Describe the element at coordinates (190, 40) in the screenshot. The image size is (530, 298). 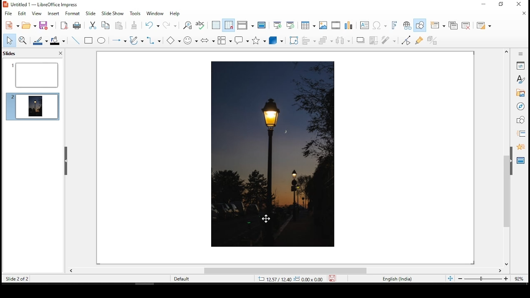
I see `symbol shapes` at that location.